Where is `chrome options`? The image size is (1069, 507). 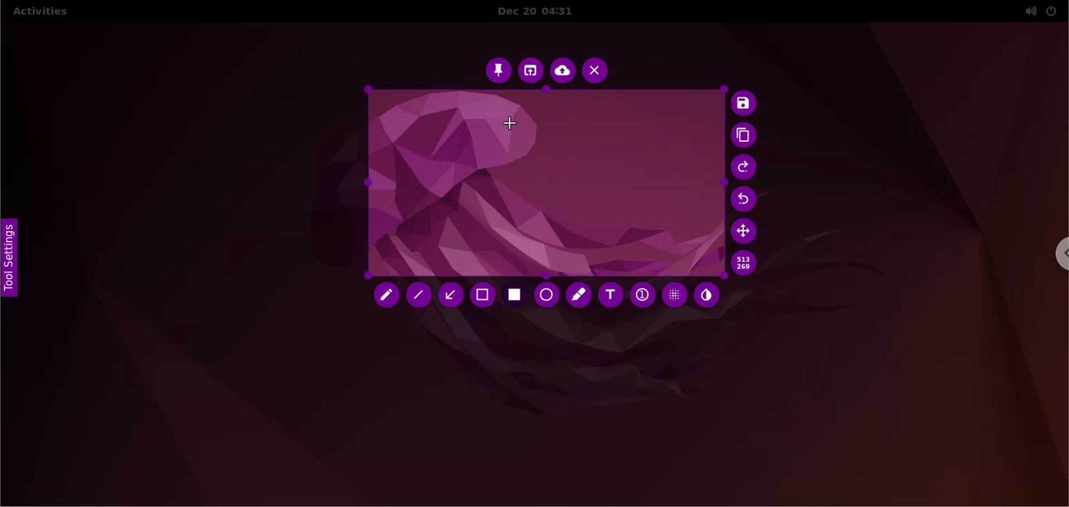
chrome options is located at coordinates (1060, 254).